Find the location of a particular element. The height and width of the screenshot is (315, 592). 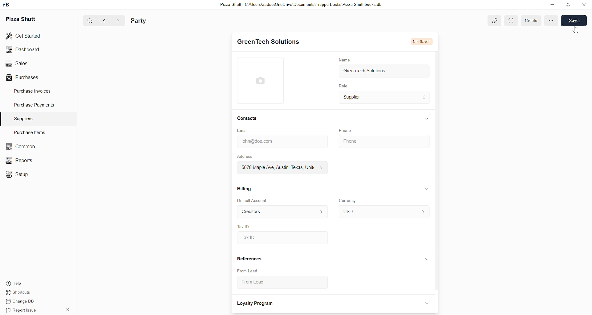

Suppliers is located at coordinates (25, 118).